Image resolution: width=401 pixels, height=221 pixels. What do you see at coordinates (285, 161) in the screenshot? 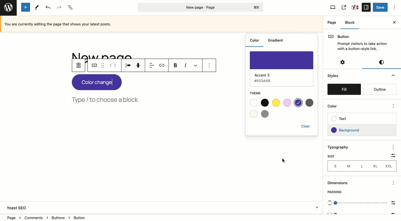
I see `cursor` at bounding box center [285, 161].